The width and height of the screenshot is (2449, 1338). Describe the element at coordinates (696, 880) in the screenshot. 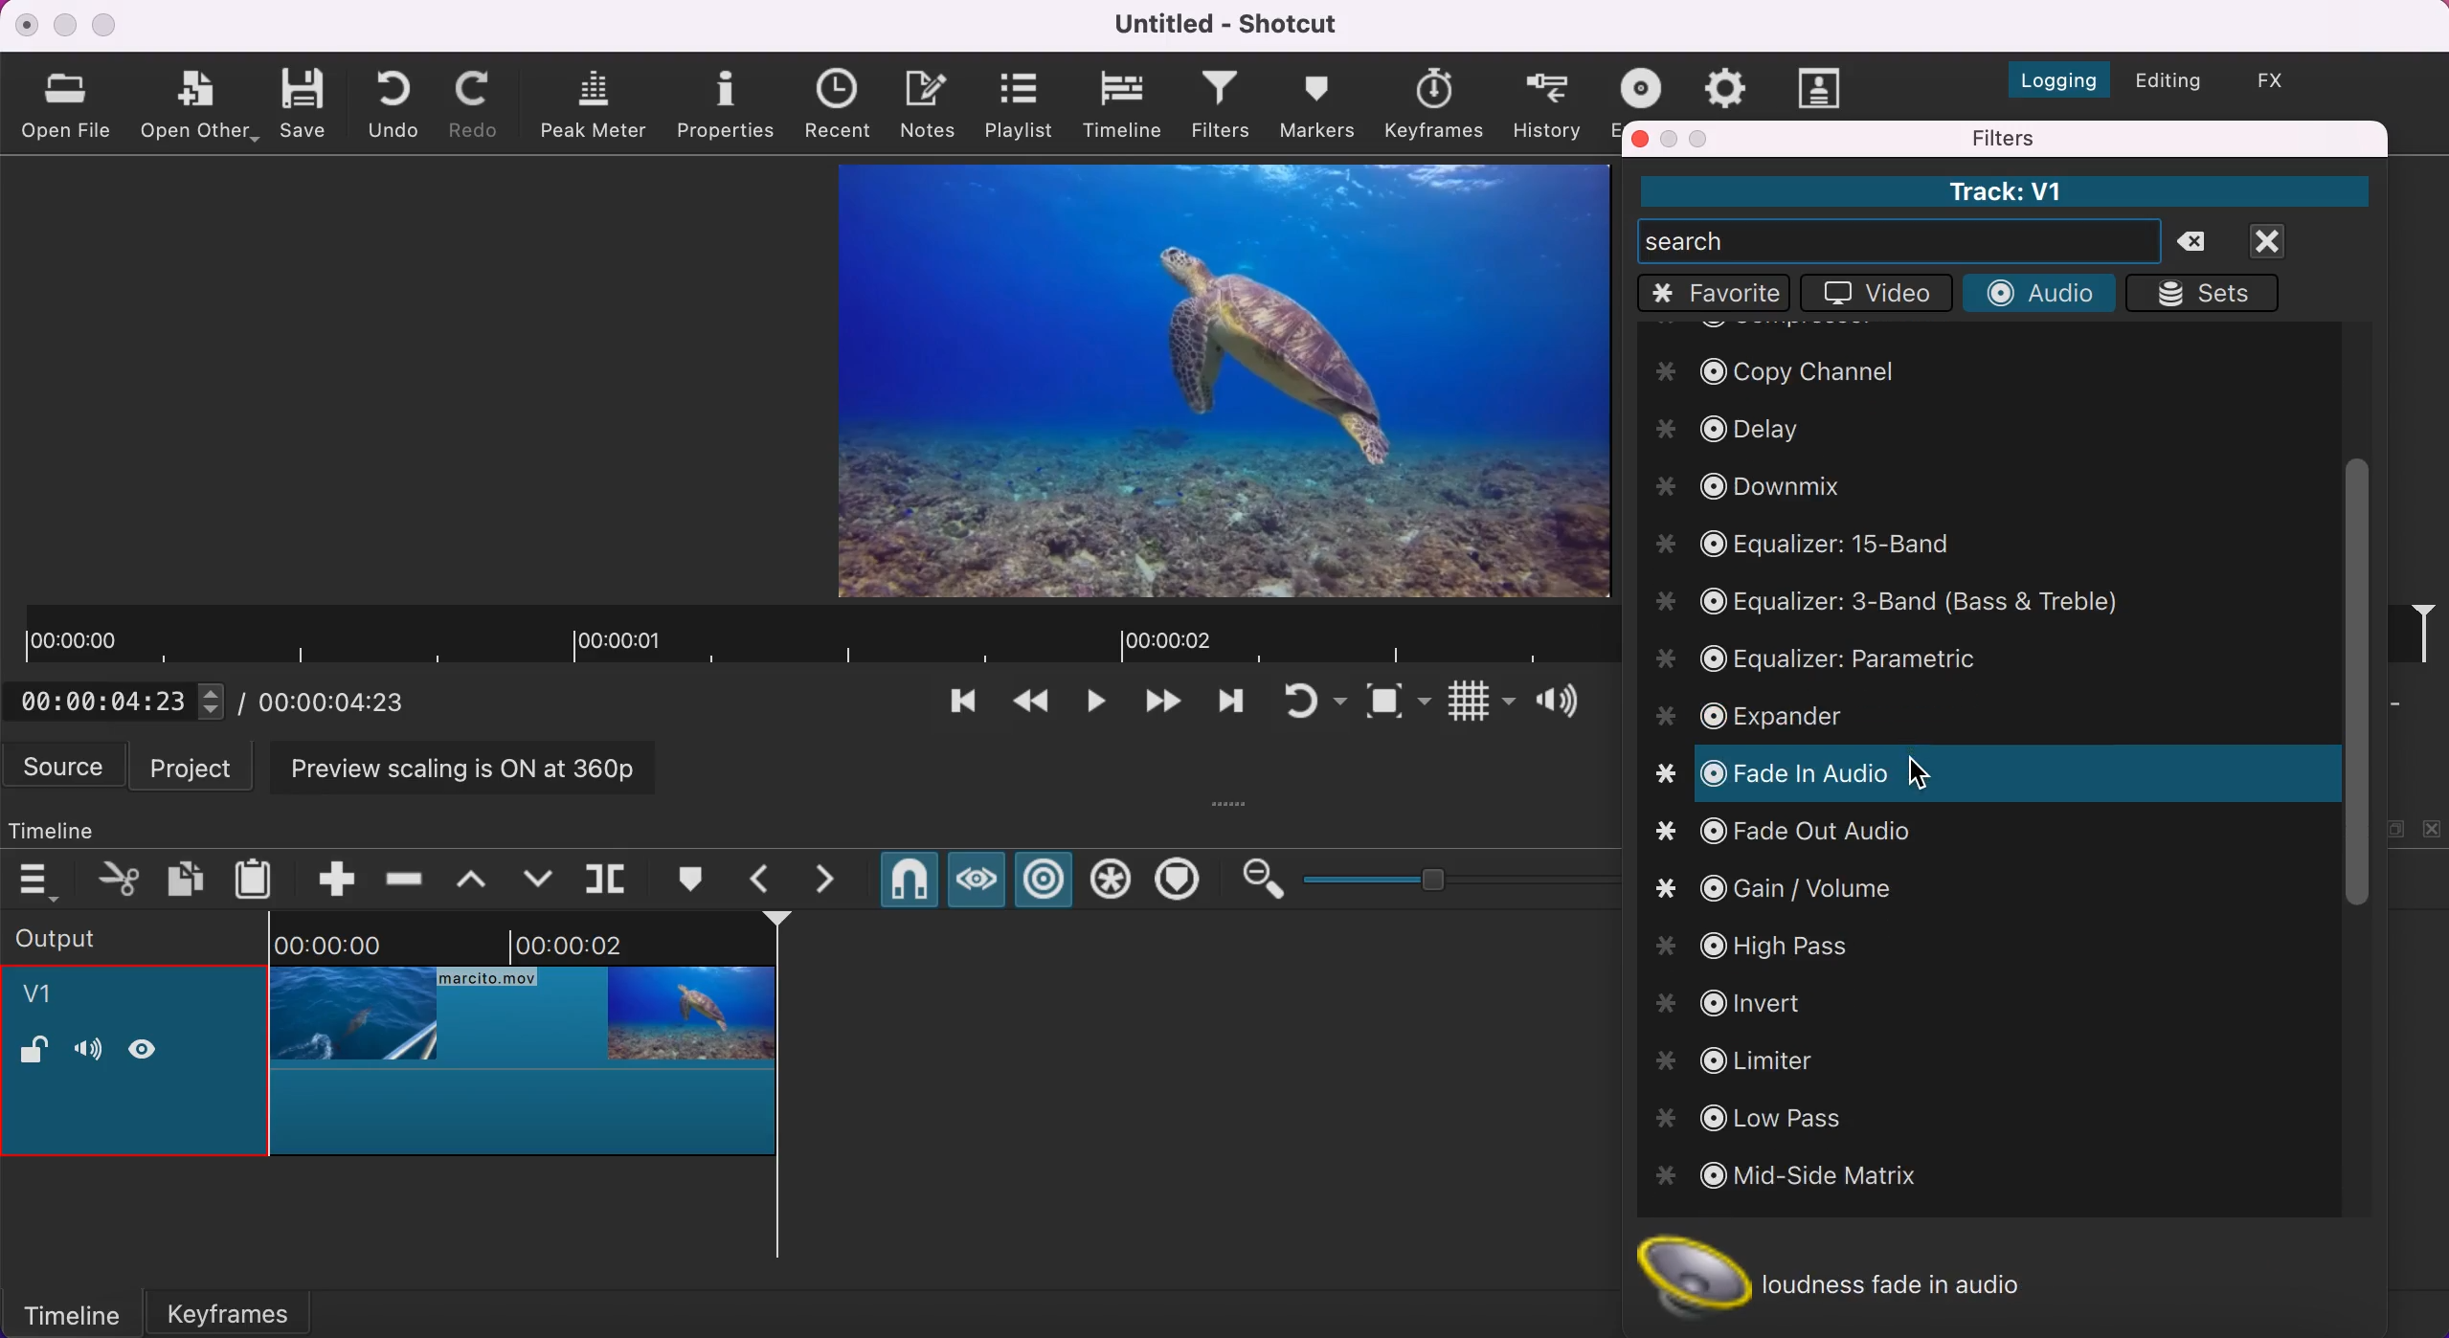

I see `create/edit marker` at that location.